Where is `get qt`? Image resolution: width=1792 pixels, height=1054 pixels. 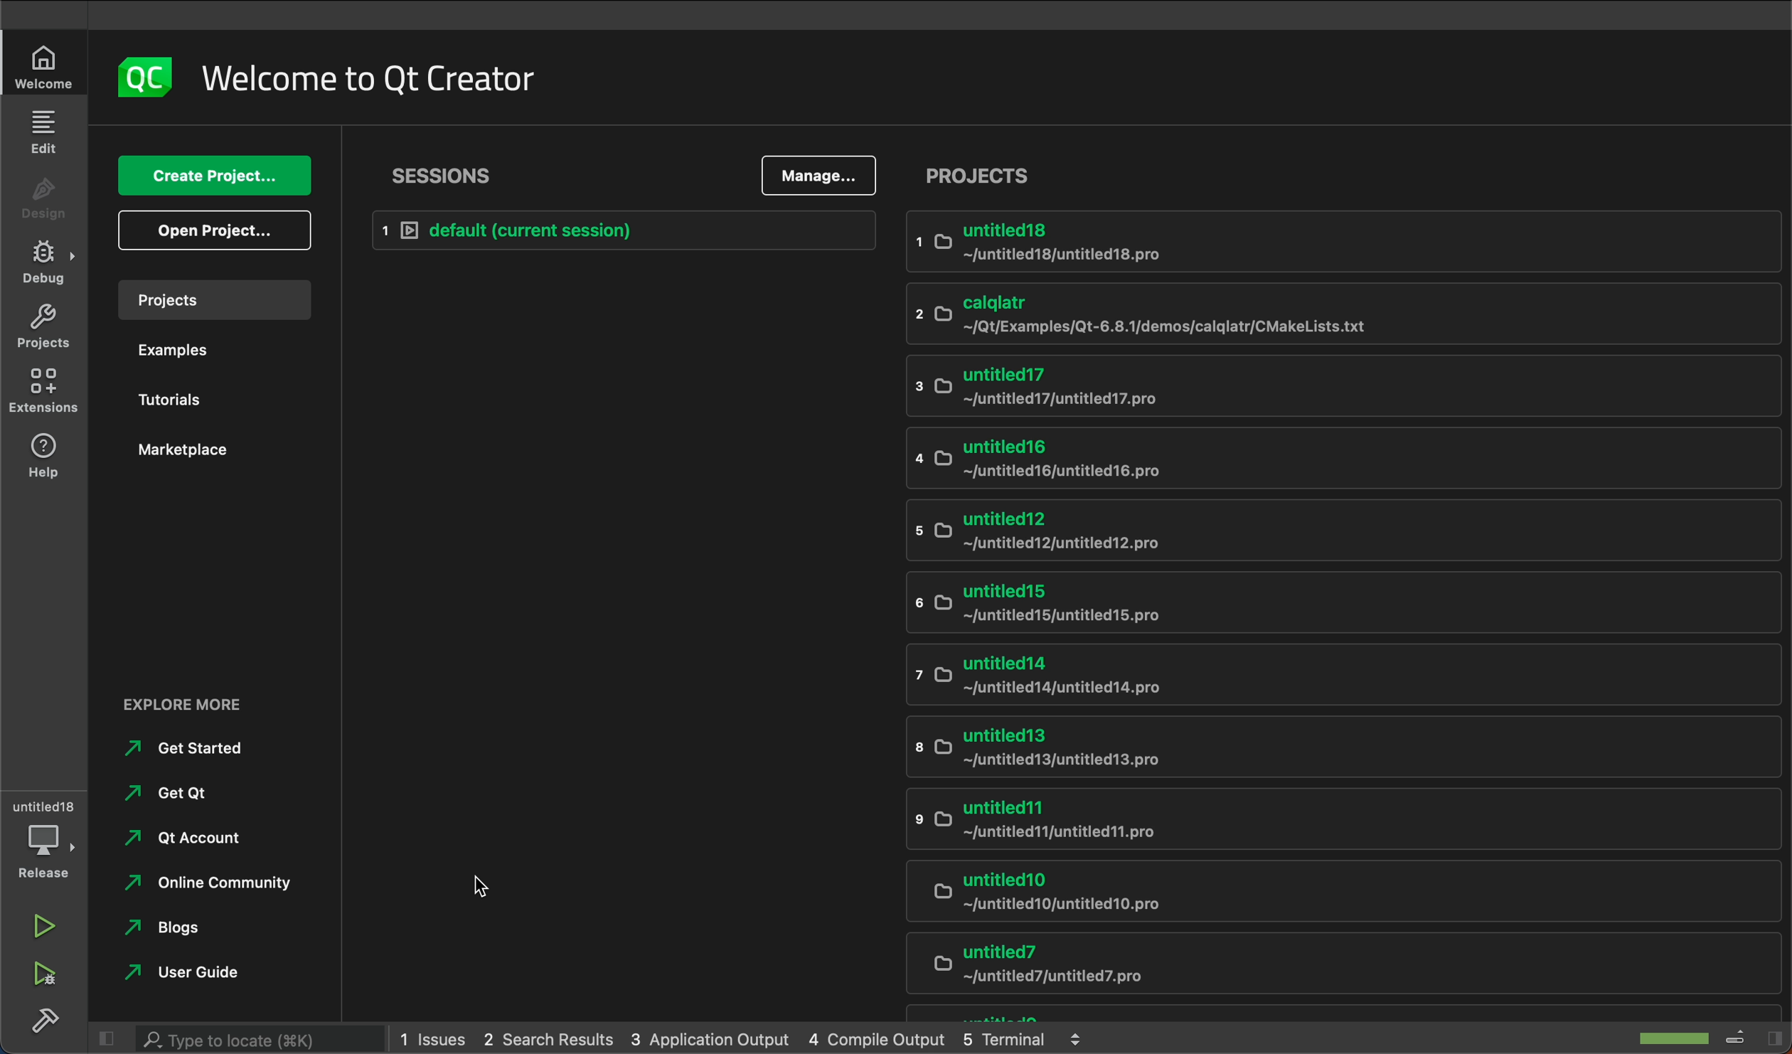 get qt is located at coordinates (171, 791).